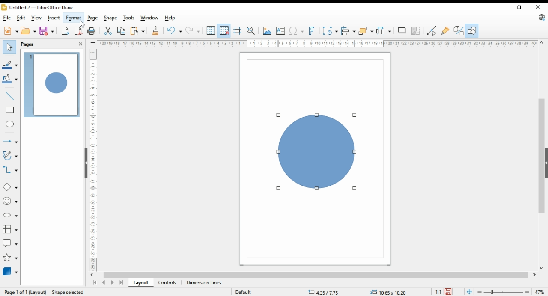 This screenshot has width=548, height=296. I want to click on last page, so click(120, 282).